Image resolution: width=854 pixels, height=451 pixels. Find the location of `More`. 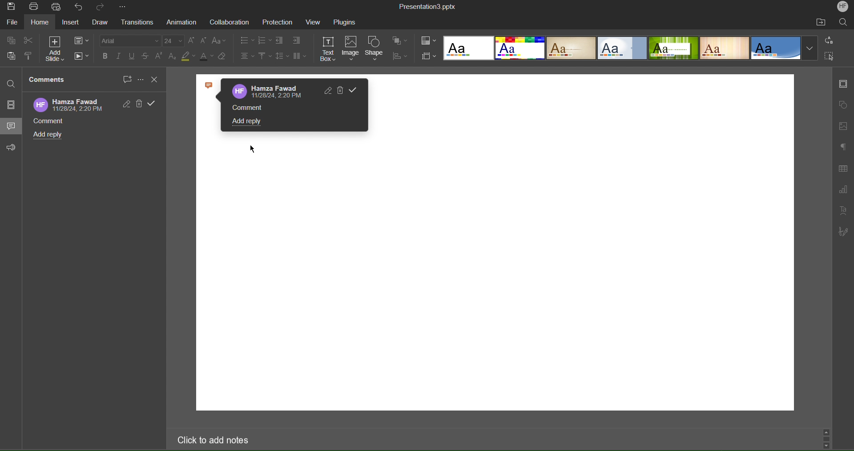

More is located at coordinates (122, 7).